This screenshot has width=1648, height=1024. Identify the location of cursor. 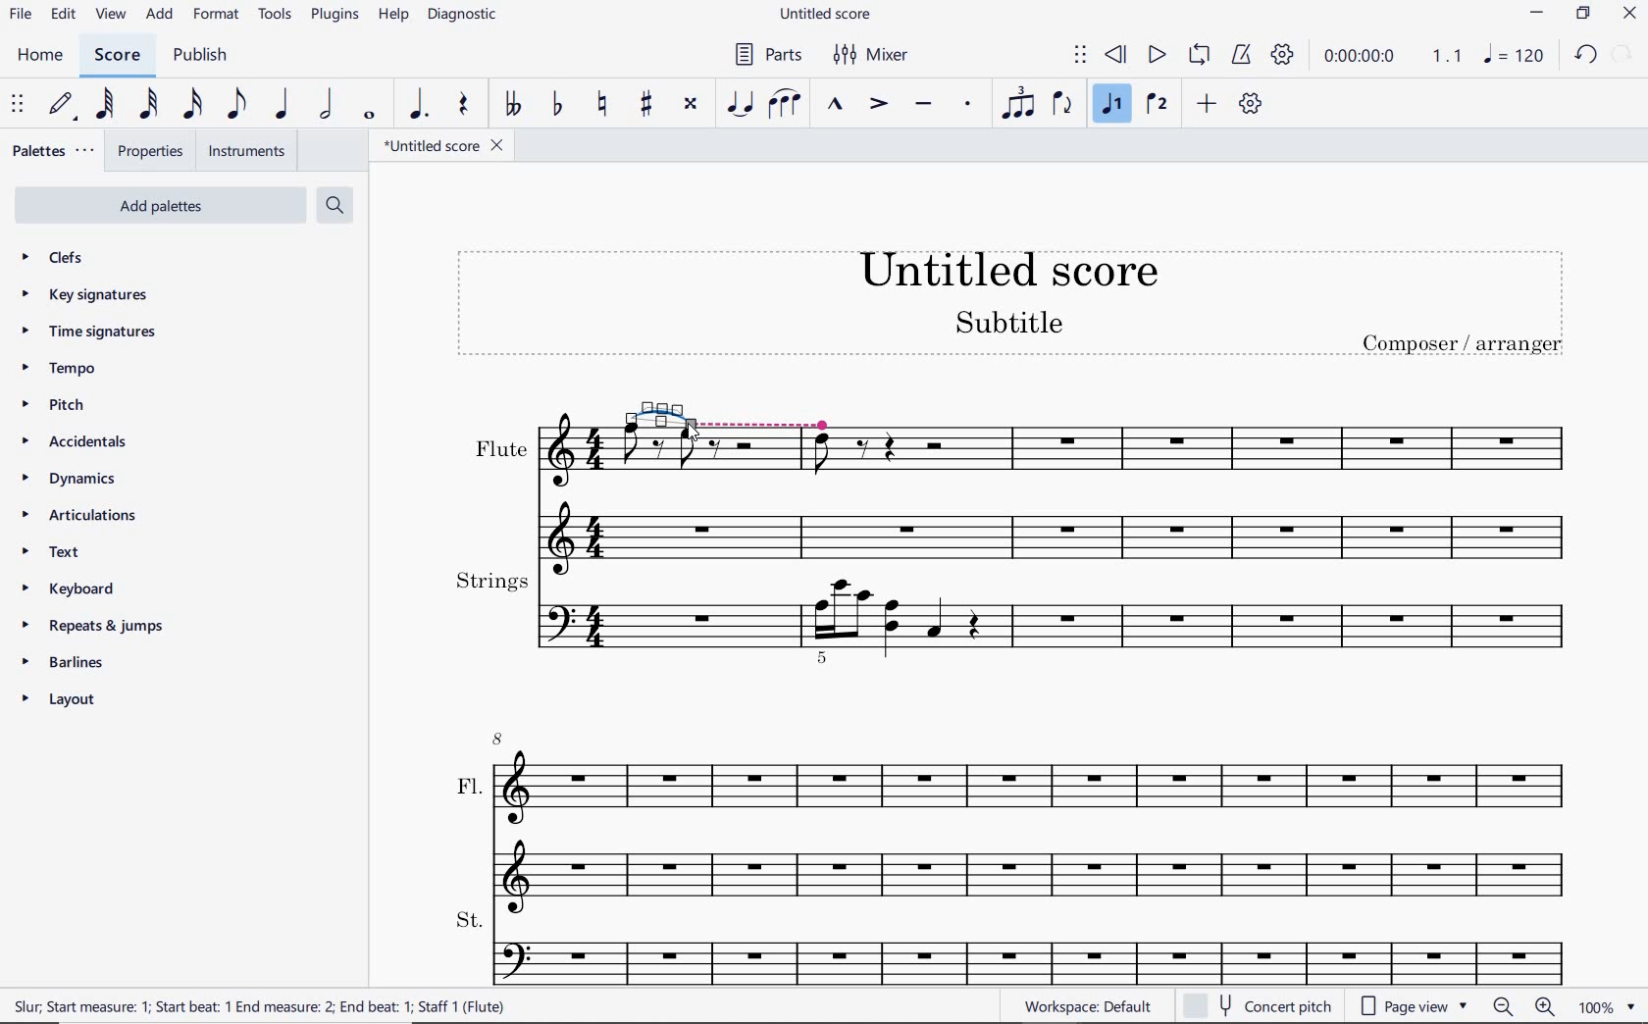
(691, 433).